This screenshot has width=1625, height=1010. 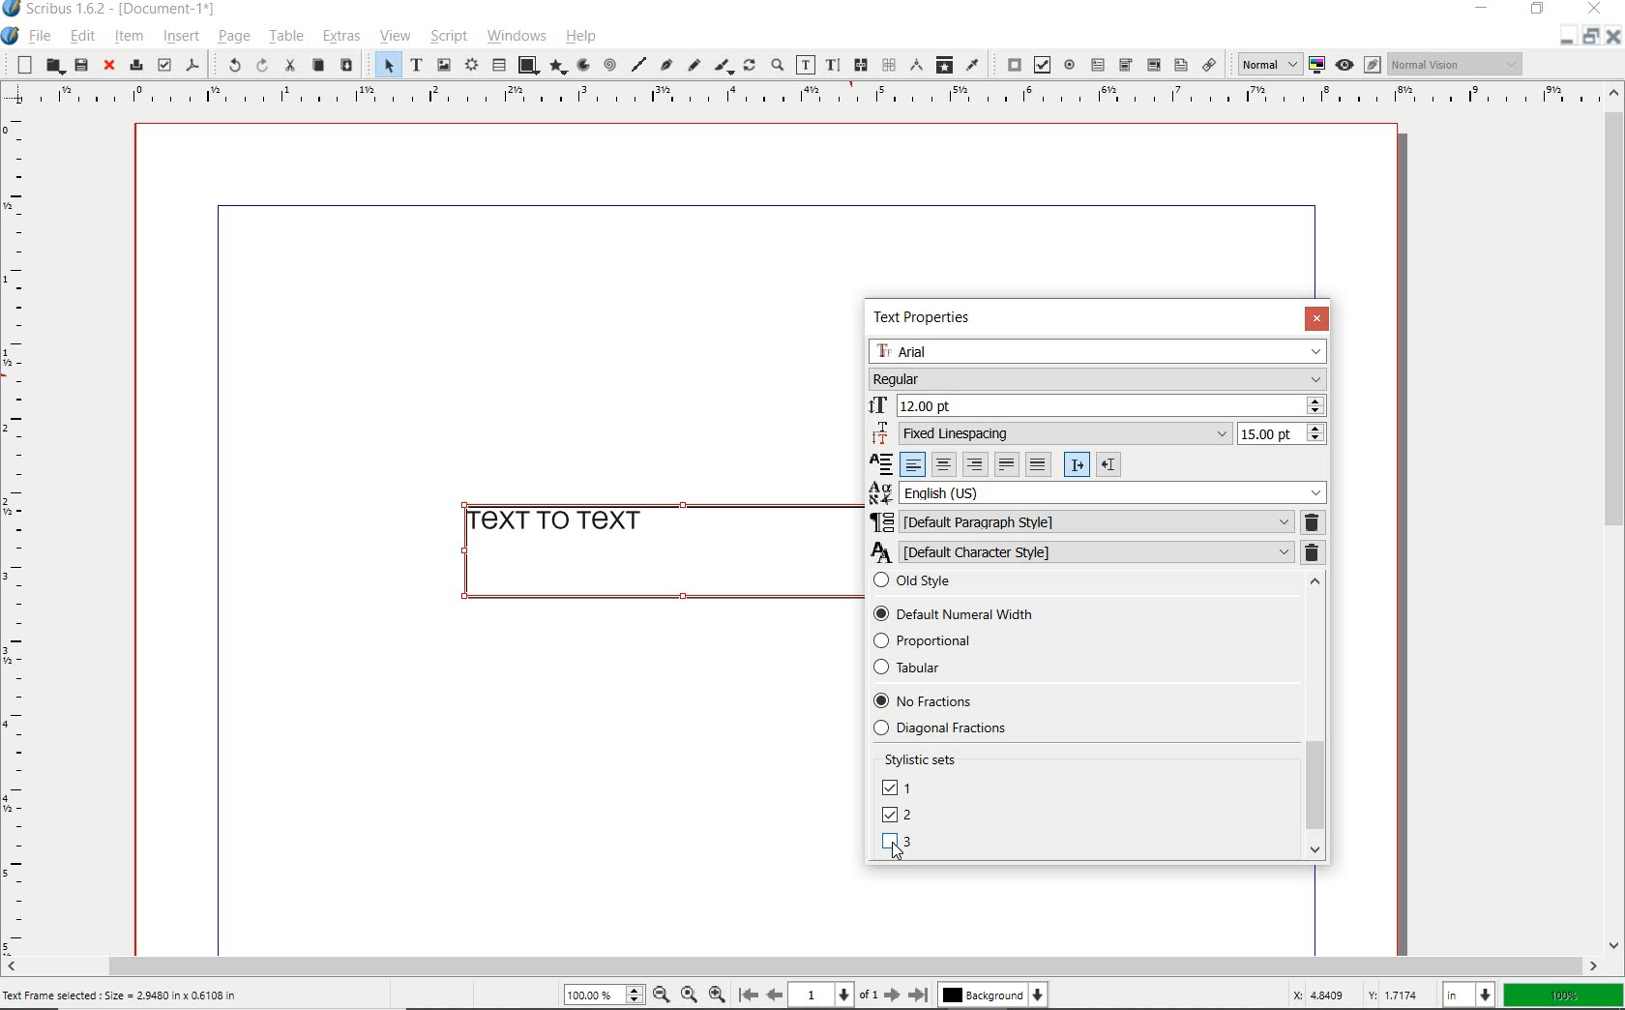 What do you see at coordinates (772, 995) in the screenshot?
I see `Previous page` at bounding box center [772, 995].